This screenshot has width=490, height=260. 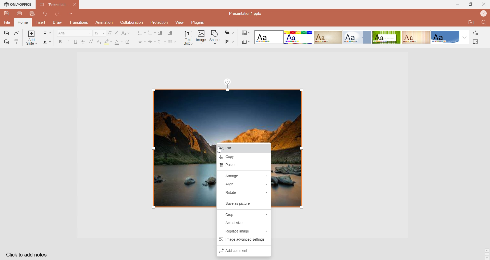 What do you see at coordinates (41, 23) in the screenshot?
I see `Insert` at bounding box center [41, 23].